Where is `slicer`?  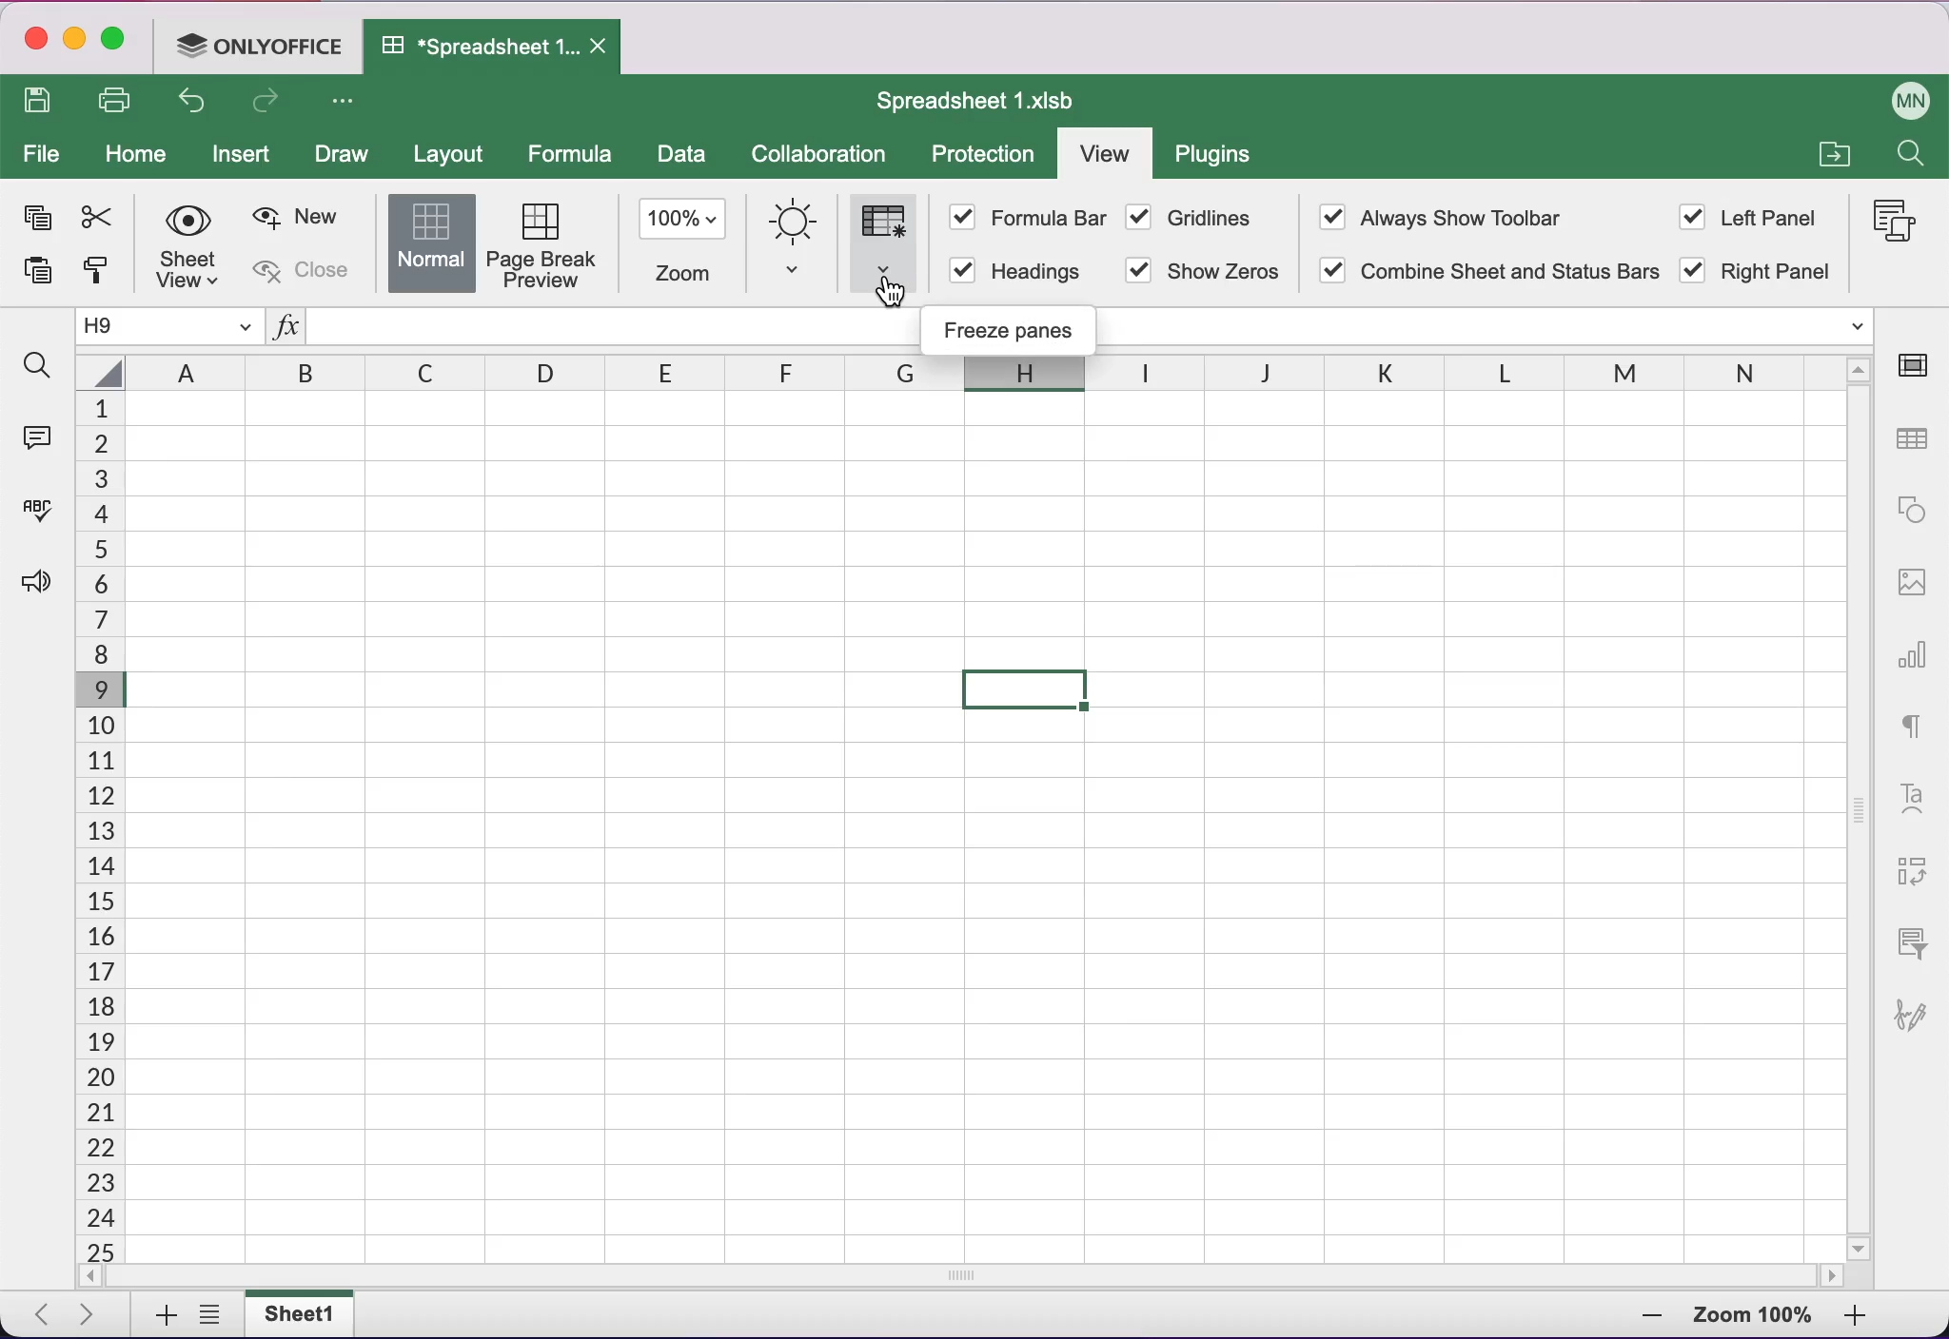 slicer is located at coordinates (1919, 939).